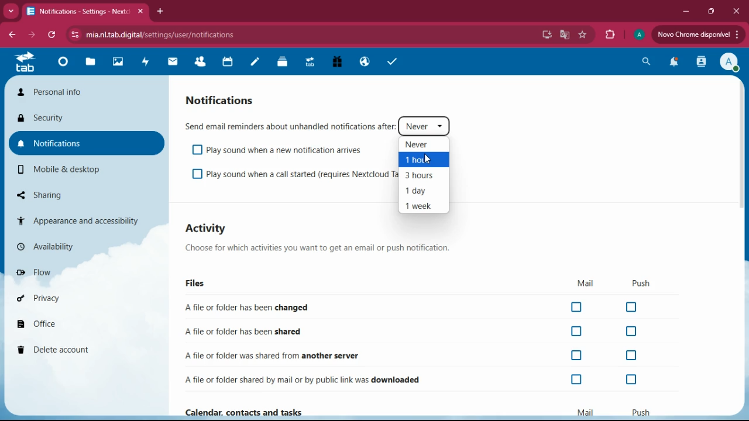 This screenshot has height=421, width=749. Describe the element at coordinates (174, 62) in the screenshot. I see `mail` at that location.